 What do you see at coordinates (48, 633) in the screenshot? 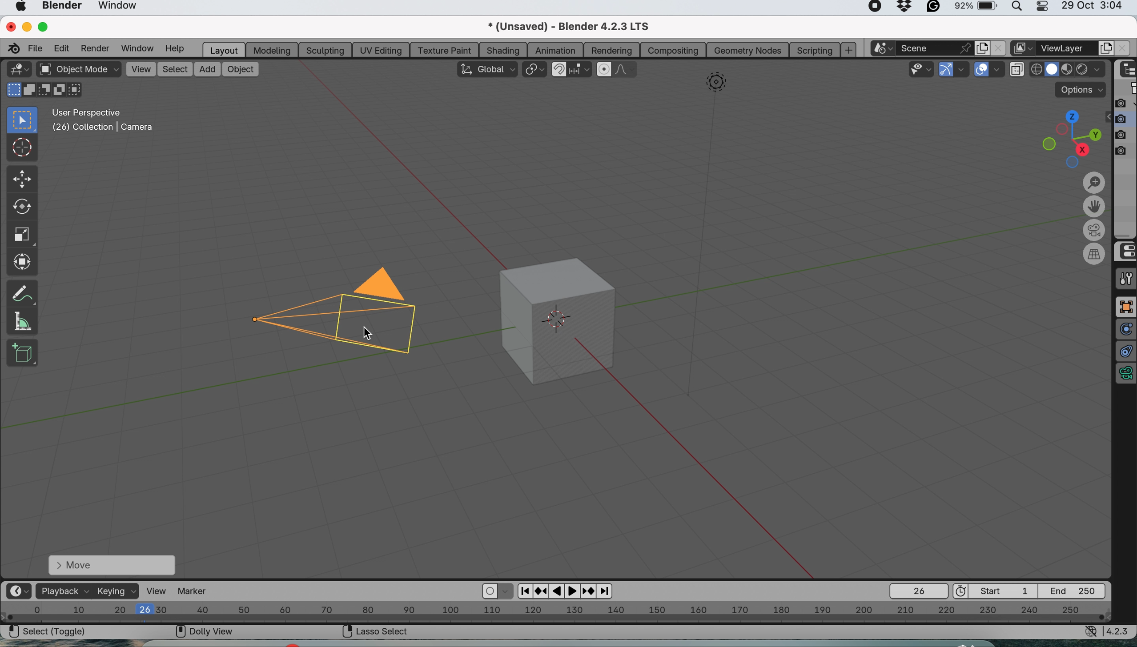
I see `select| Toggle` at bounding box center [48, 633].